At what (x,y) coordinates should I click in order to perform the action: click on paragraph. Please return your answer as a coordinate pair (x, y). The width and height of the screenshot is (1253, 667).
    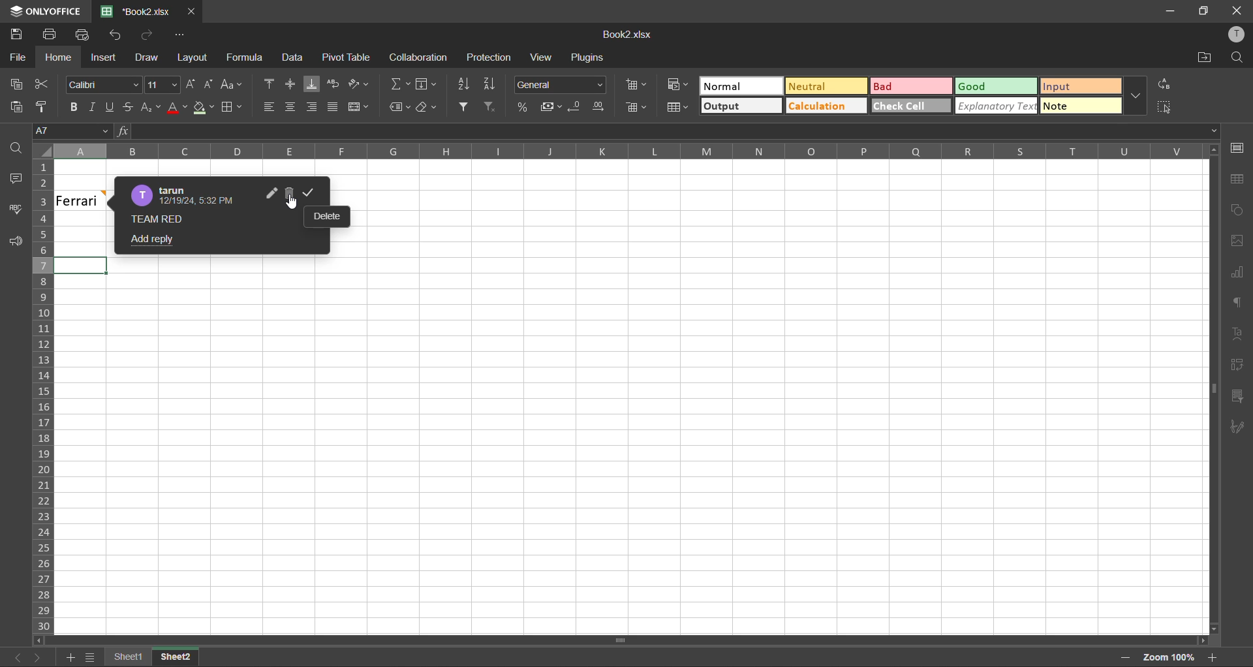
    Looking at the image, I should click on (1236, 303).